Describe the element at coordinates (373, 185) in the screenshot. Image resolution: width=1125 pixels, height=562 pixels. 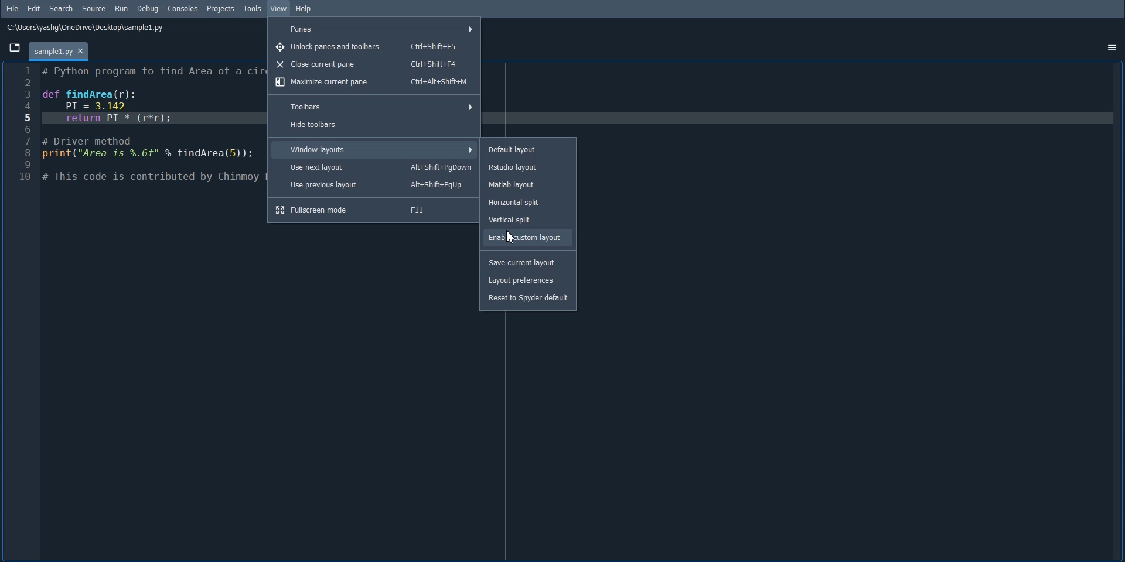
I see `Use Previous layout` at that location.